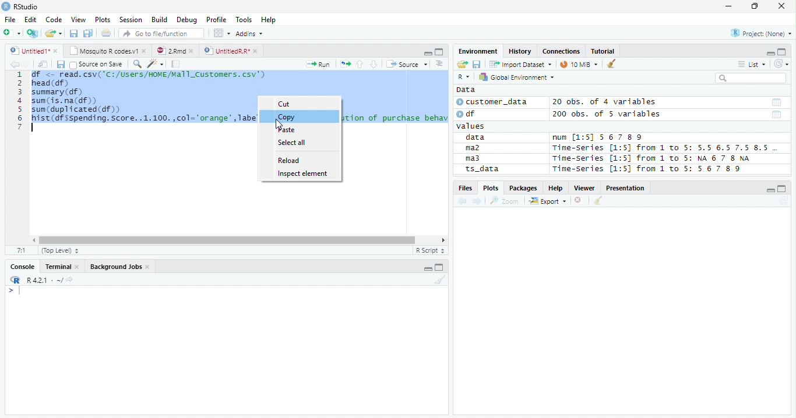  What do you see at coordinates (751, 65) in the screenshot?
I see `List` at bounding box center [751, 65].